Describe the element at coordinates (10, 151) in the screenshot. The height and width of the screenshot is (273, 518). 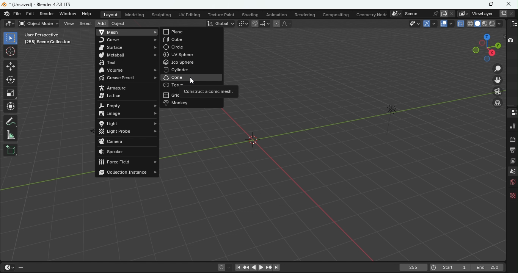
I see `Add cube` at that location.